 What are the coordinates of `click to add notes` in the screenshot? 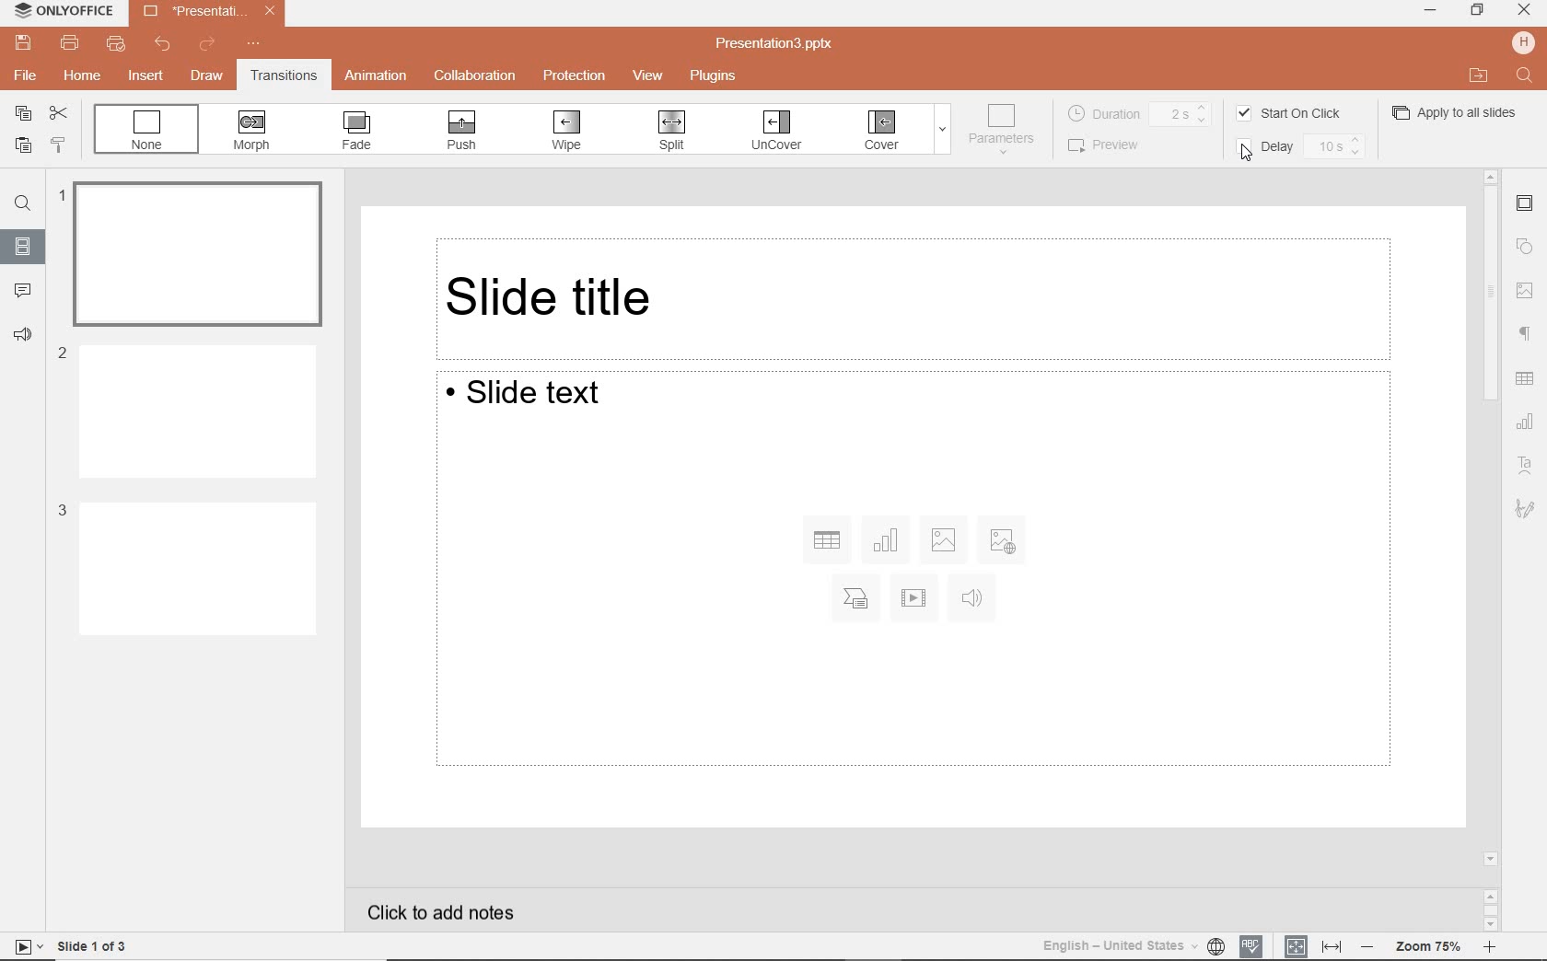 It's located at (448, 911).